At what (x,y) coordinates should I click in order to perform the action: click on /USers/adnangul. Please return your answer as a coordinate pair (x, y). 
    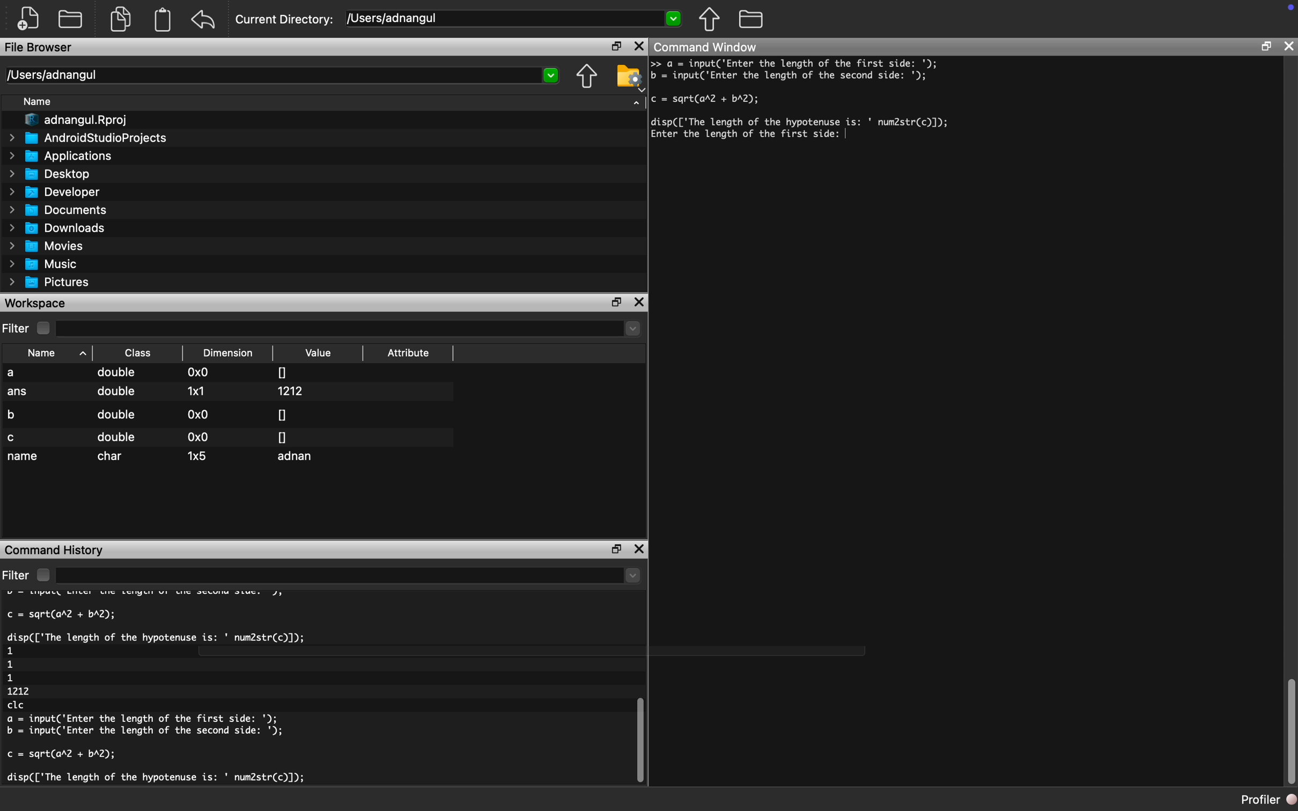
    Looking at the image, I should click on (515, 19).